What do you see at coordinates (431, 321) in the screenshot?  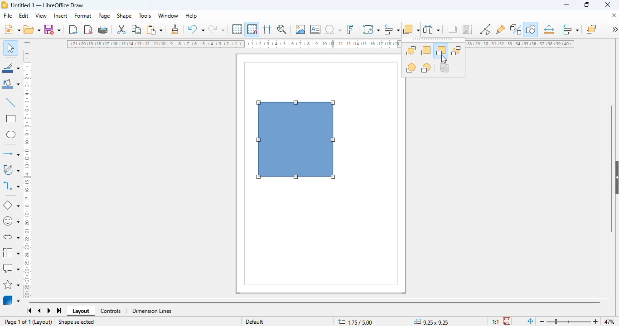 I see `change in width and height of object` at bounding box center [431, 321].